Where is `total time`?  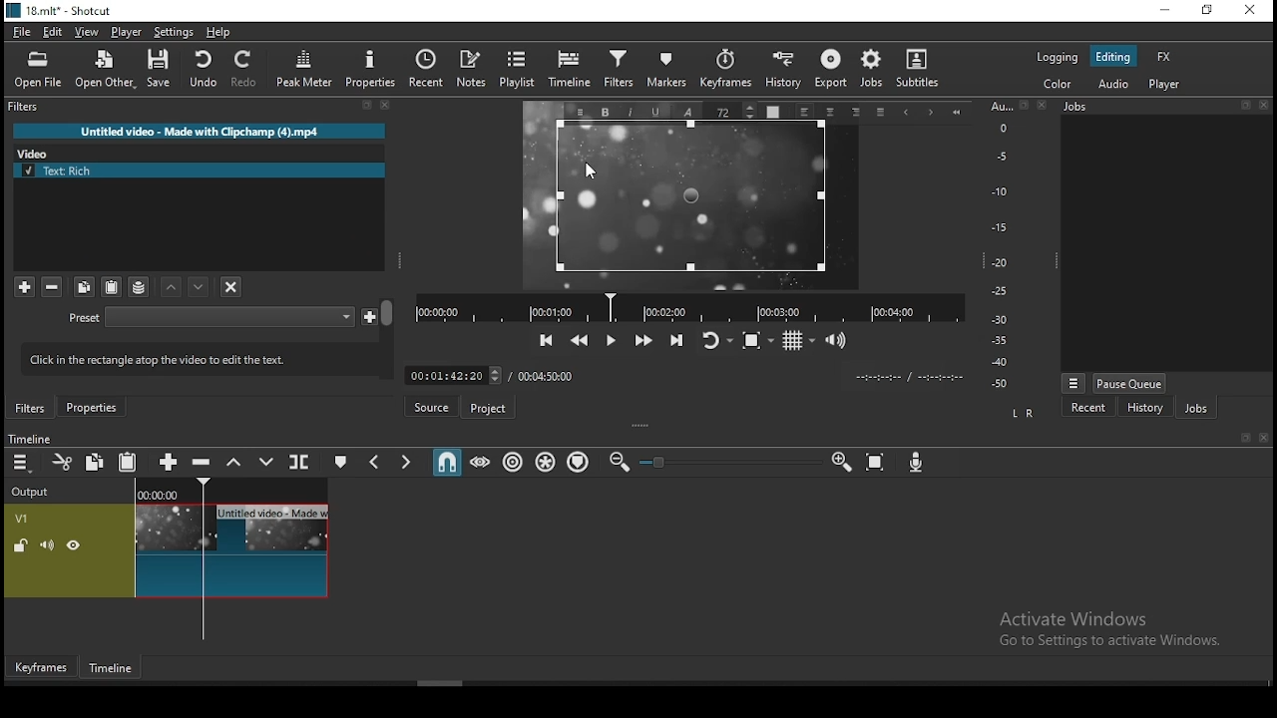 total time is located at coordinates (549, 375).